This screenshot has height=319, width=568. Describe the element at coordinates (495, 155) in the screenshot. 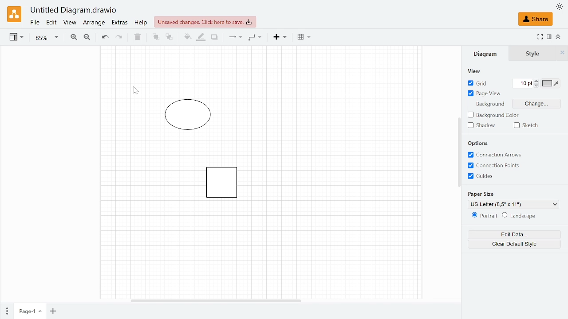

I see `Connection Arrows` at that location.